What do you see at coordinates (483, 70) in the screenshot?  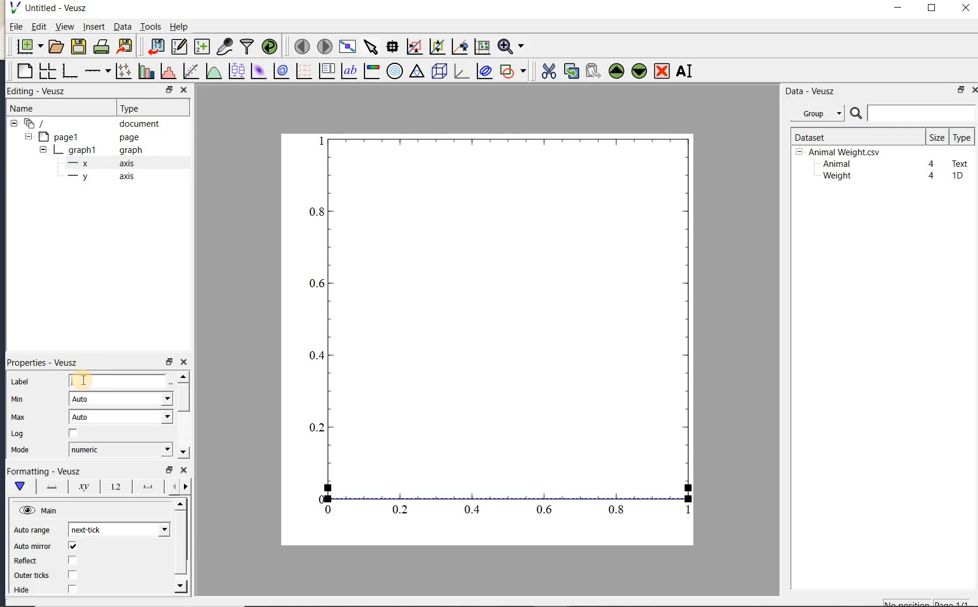 I see `plot covariance ellipses` at bounding box center [483, 70].